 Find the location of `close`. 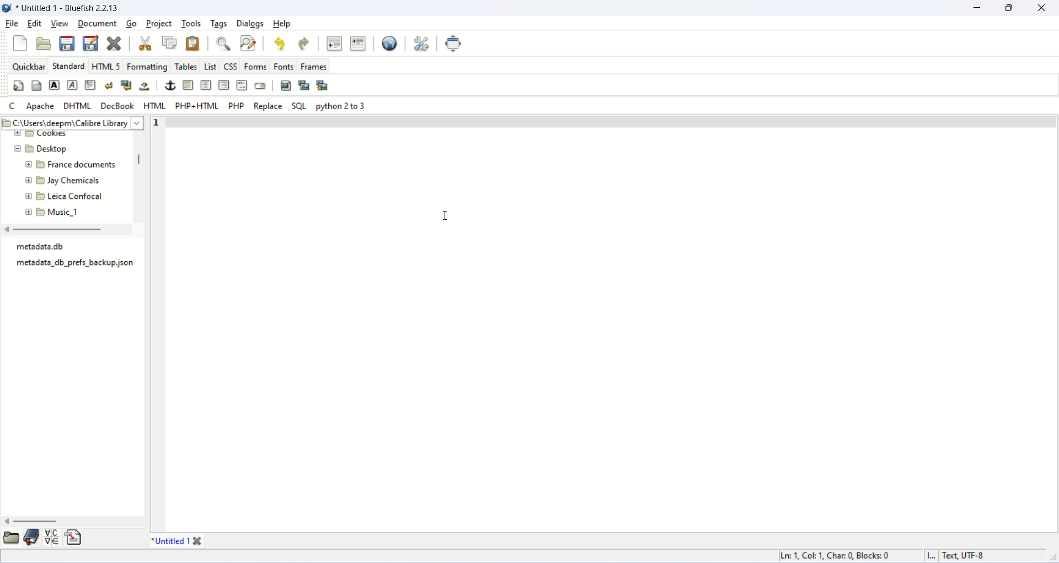

close is located at coordinates (198, 542).